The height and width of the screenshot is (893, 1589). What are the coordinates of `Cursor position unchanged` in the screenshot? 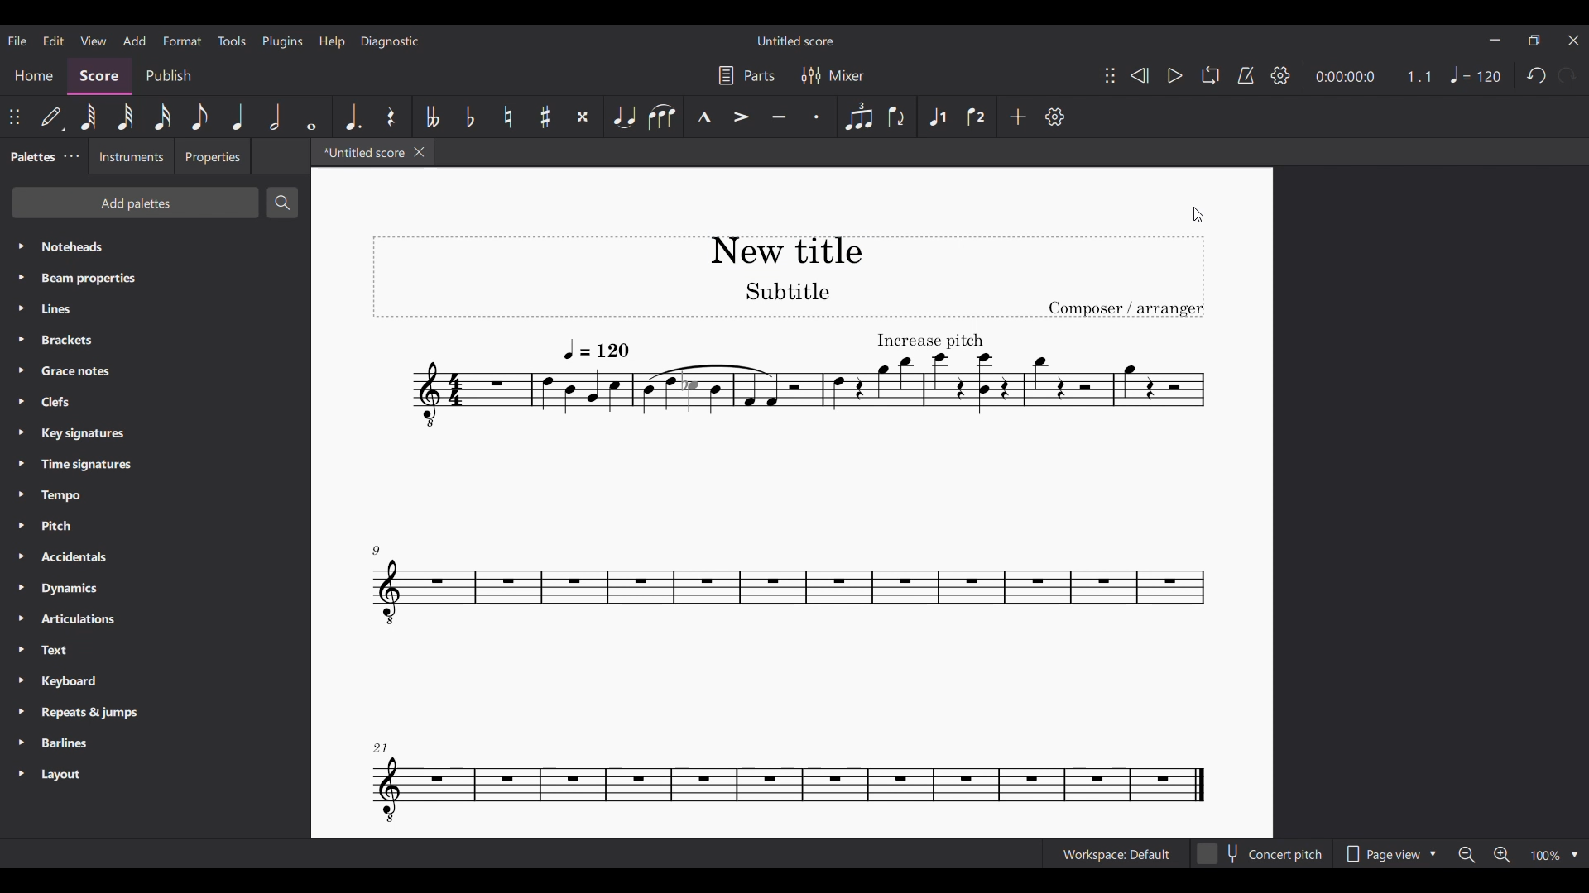 It's located at (1198, 215).